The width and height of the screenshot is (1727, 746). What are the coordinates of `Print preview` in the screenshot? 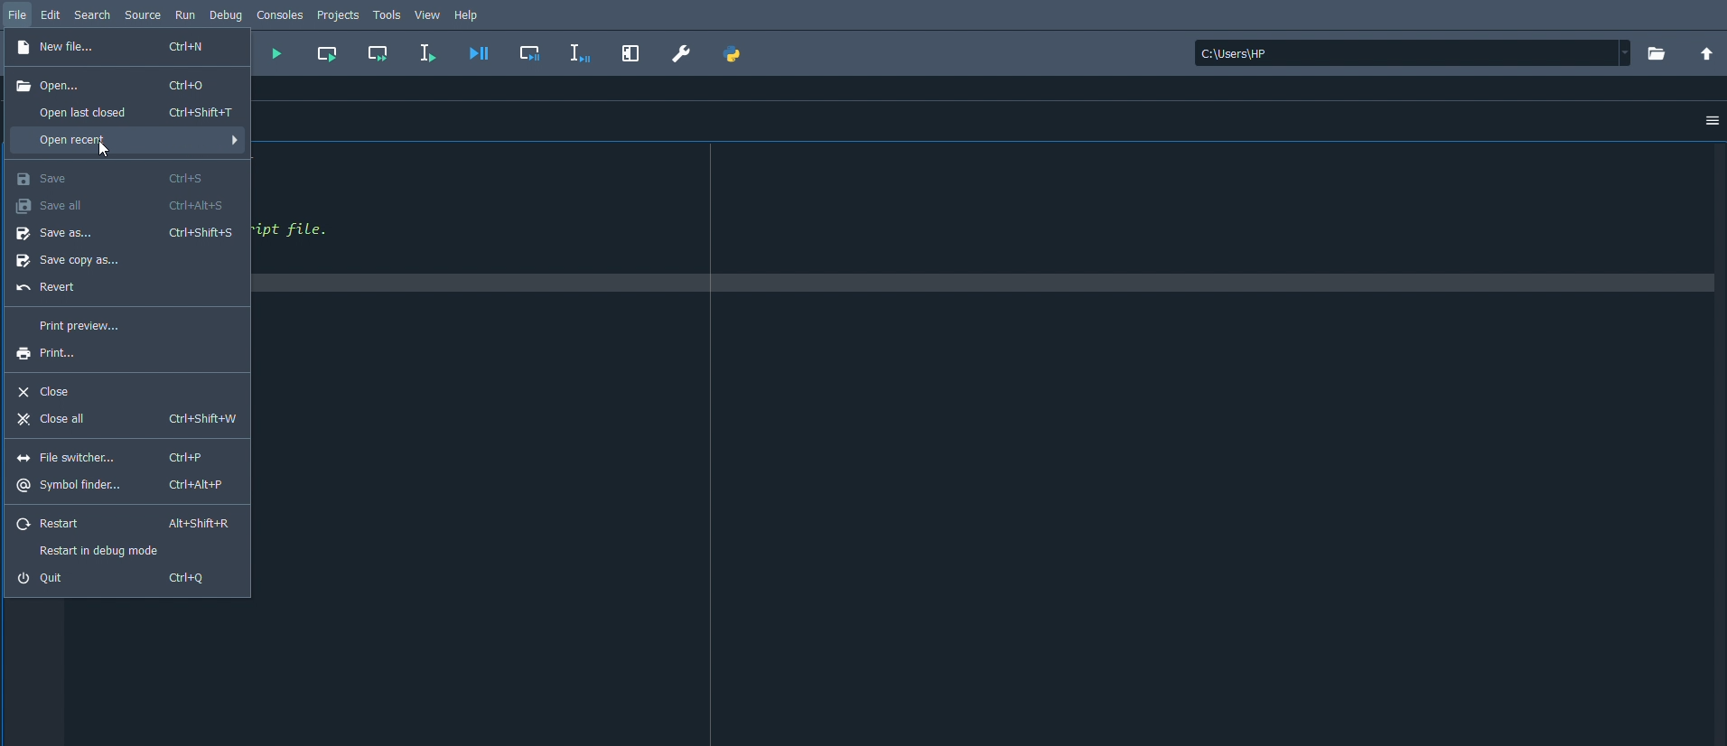 It's located at (80, 326).